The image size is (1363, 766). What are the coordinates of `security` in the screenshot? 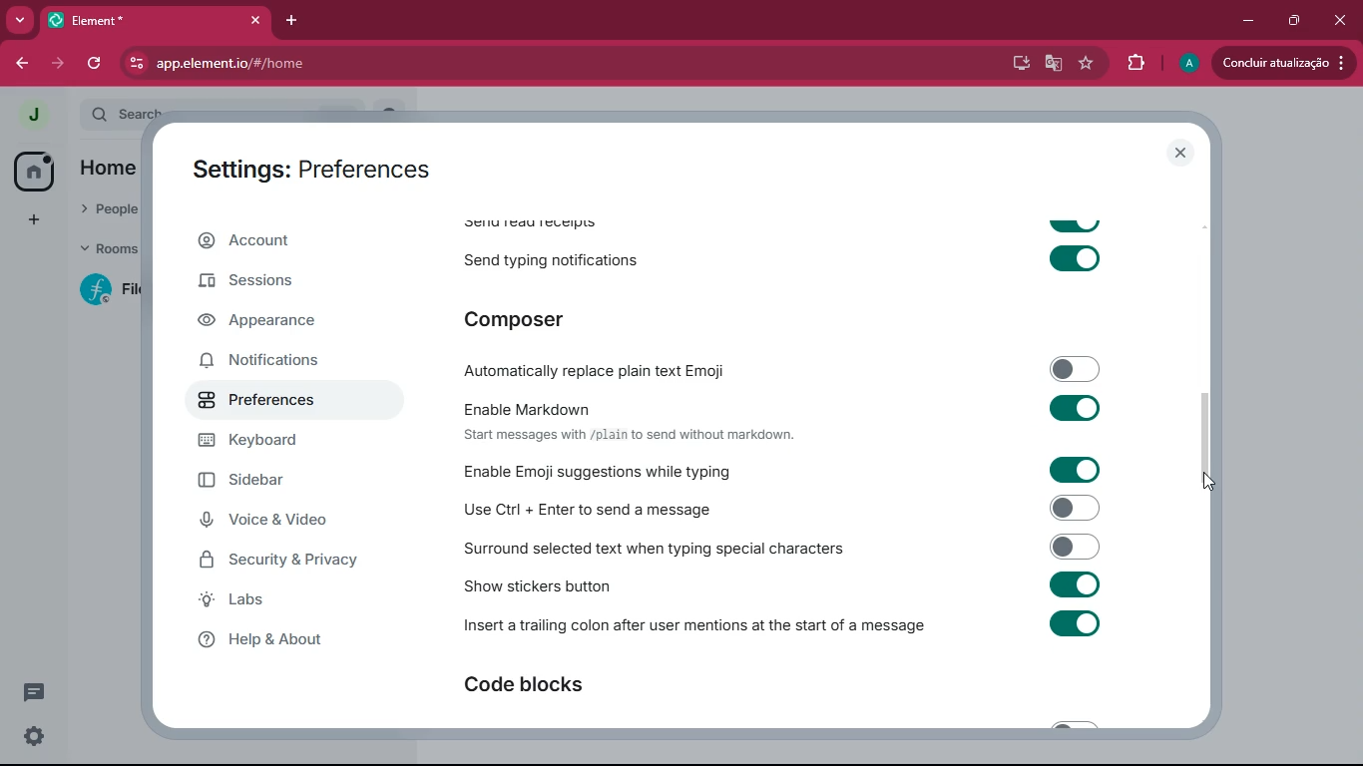 It's located at (296, 562).